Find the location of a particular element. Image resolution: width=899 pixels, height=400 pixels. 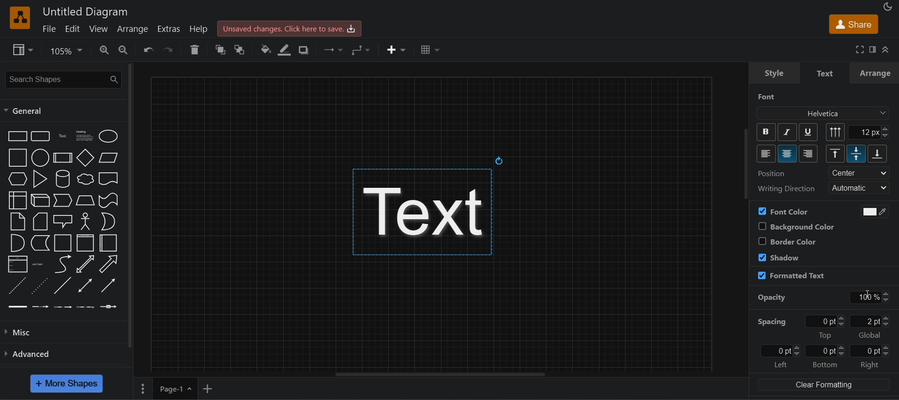

100% is located at coordinates (871, 297).